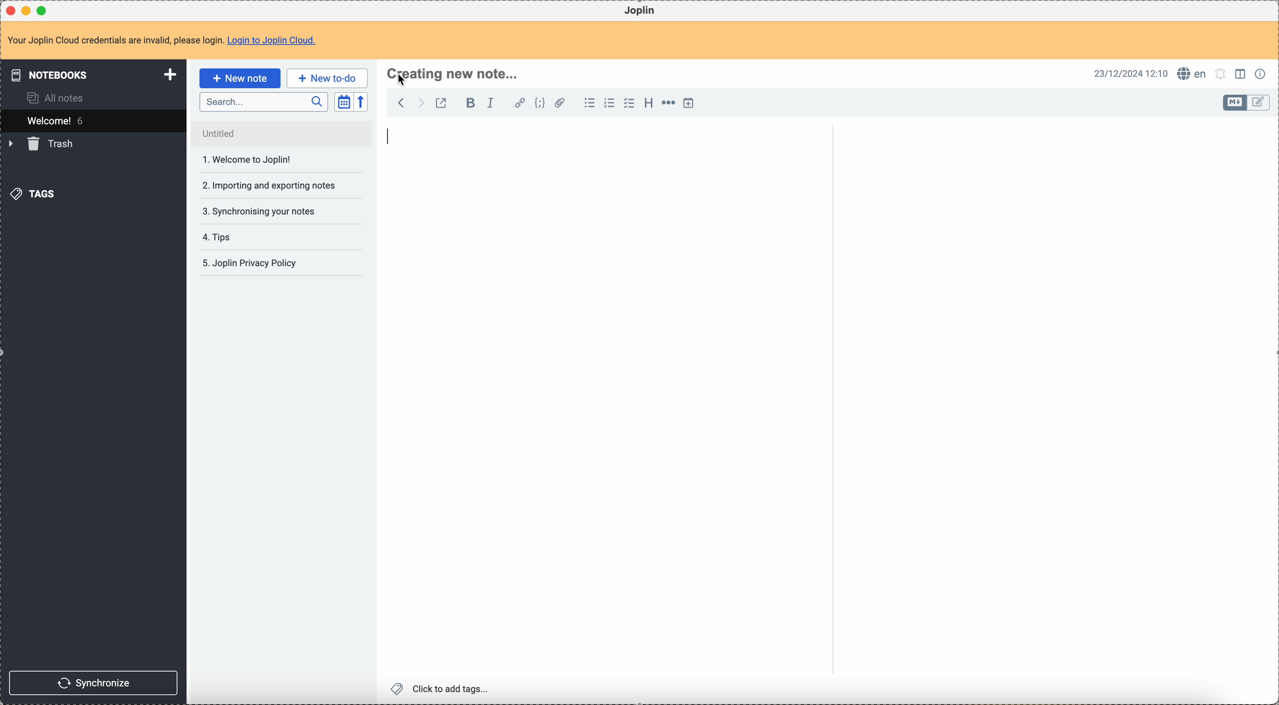  I want to click on Cursor, so click(403, 80).